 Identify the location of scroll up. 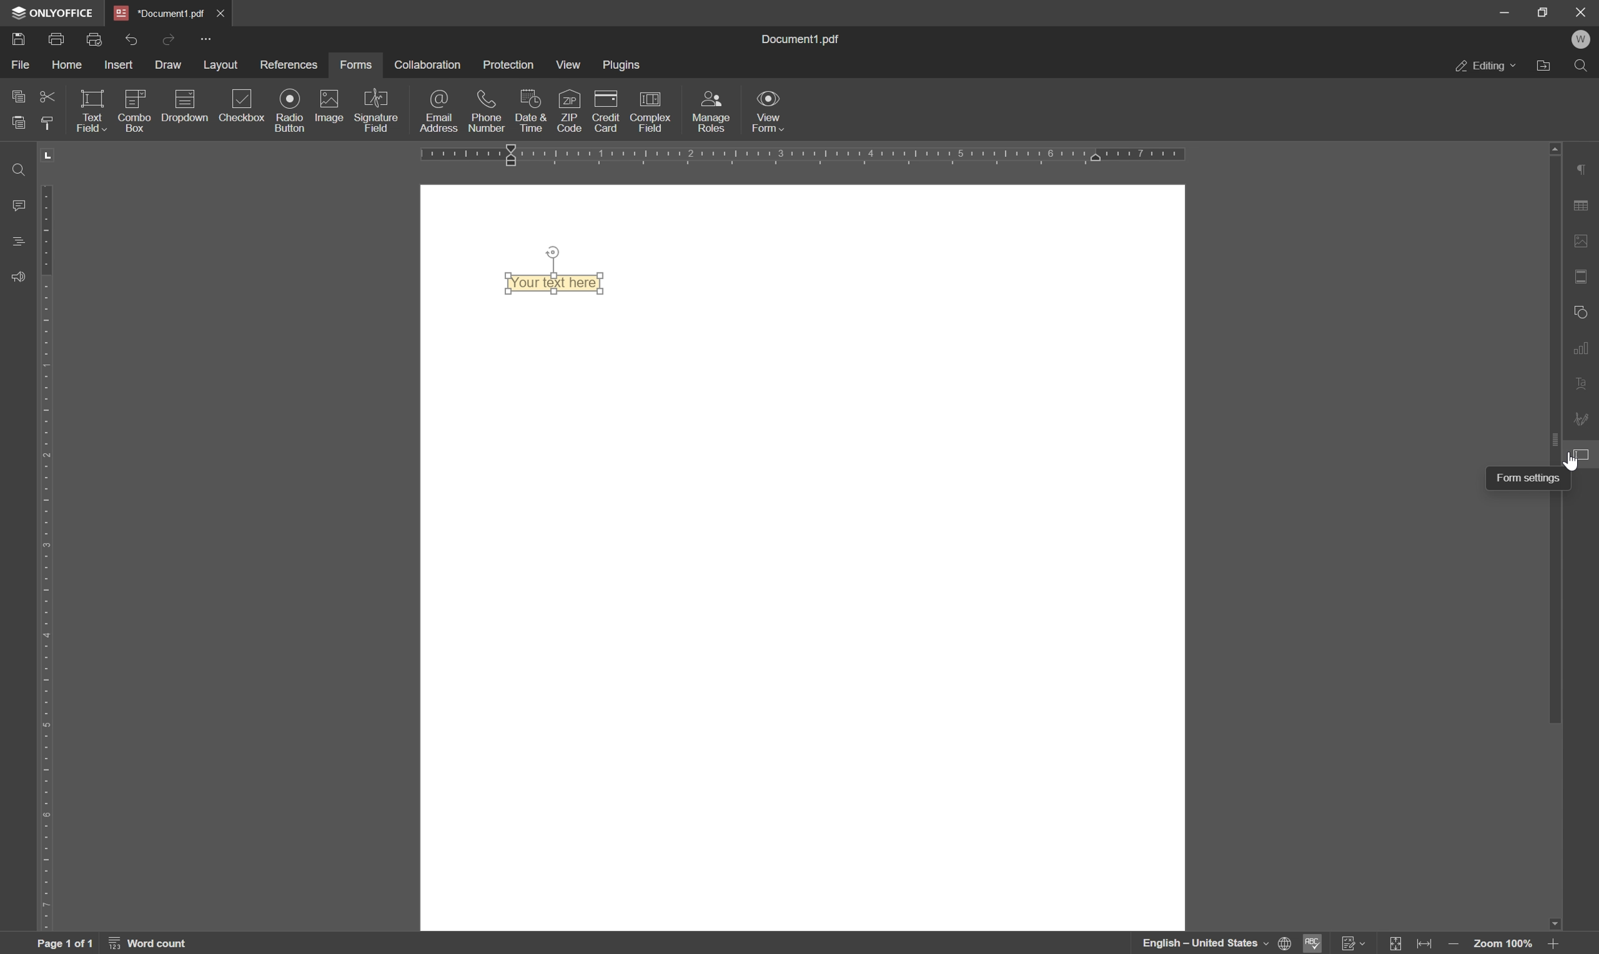
(1553, 146).